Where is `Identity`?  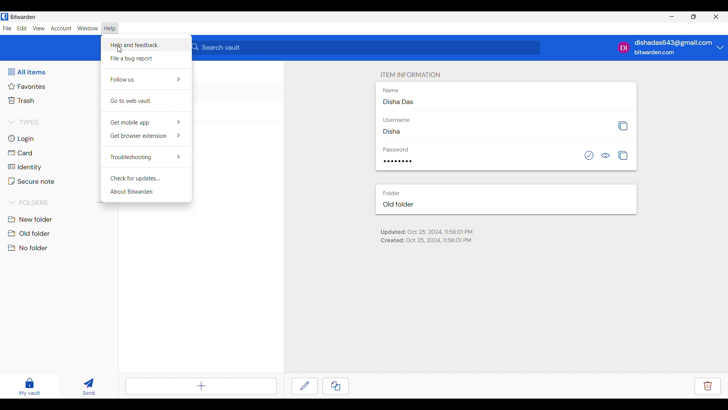
Identity is located at coordinates (24, 167).